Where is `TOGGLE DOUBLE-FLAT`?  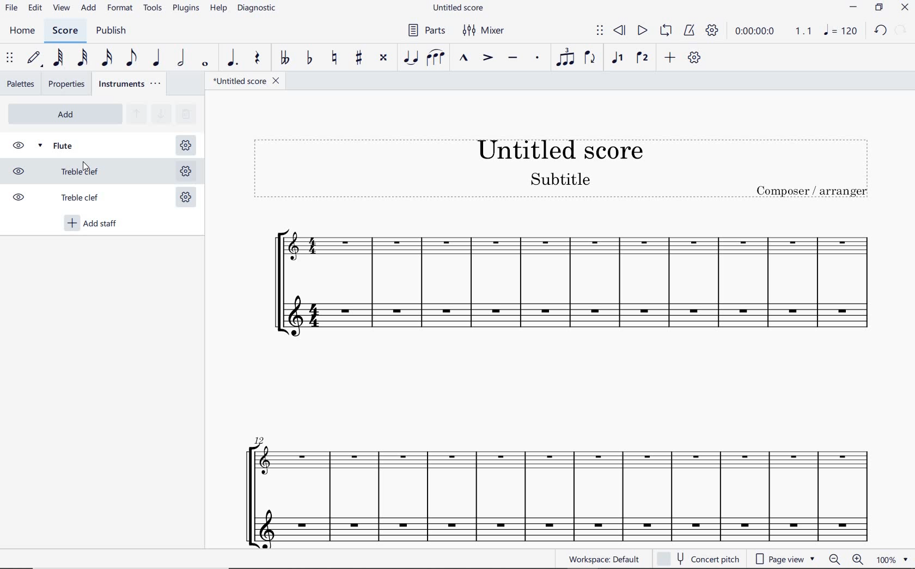
TOGGLE DOUBLE-FLAT is located at coordinates (284, 58).